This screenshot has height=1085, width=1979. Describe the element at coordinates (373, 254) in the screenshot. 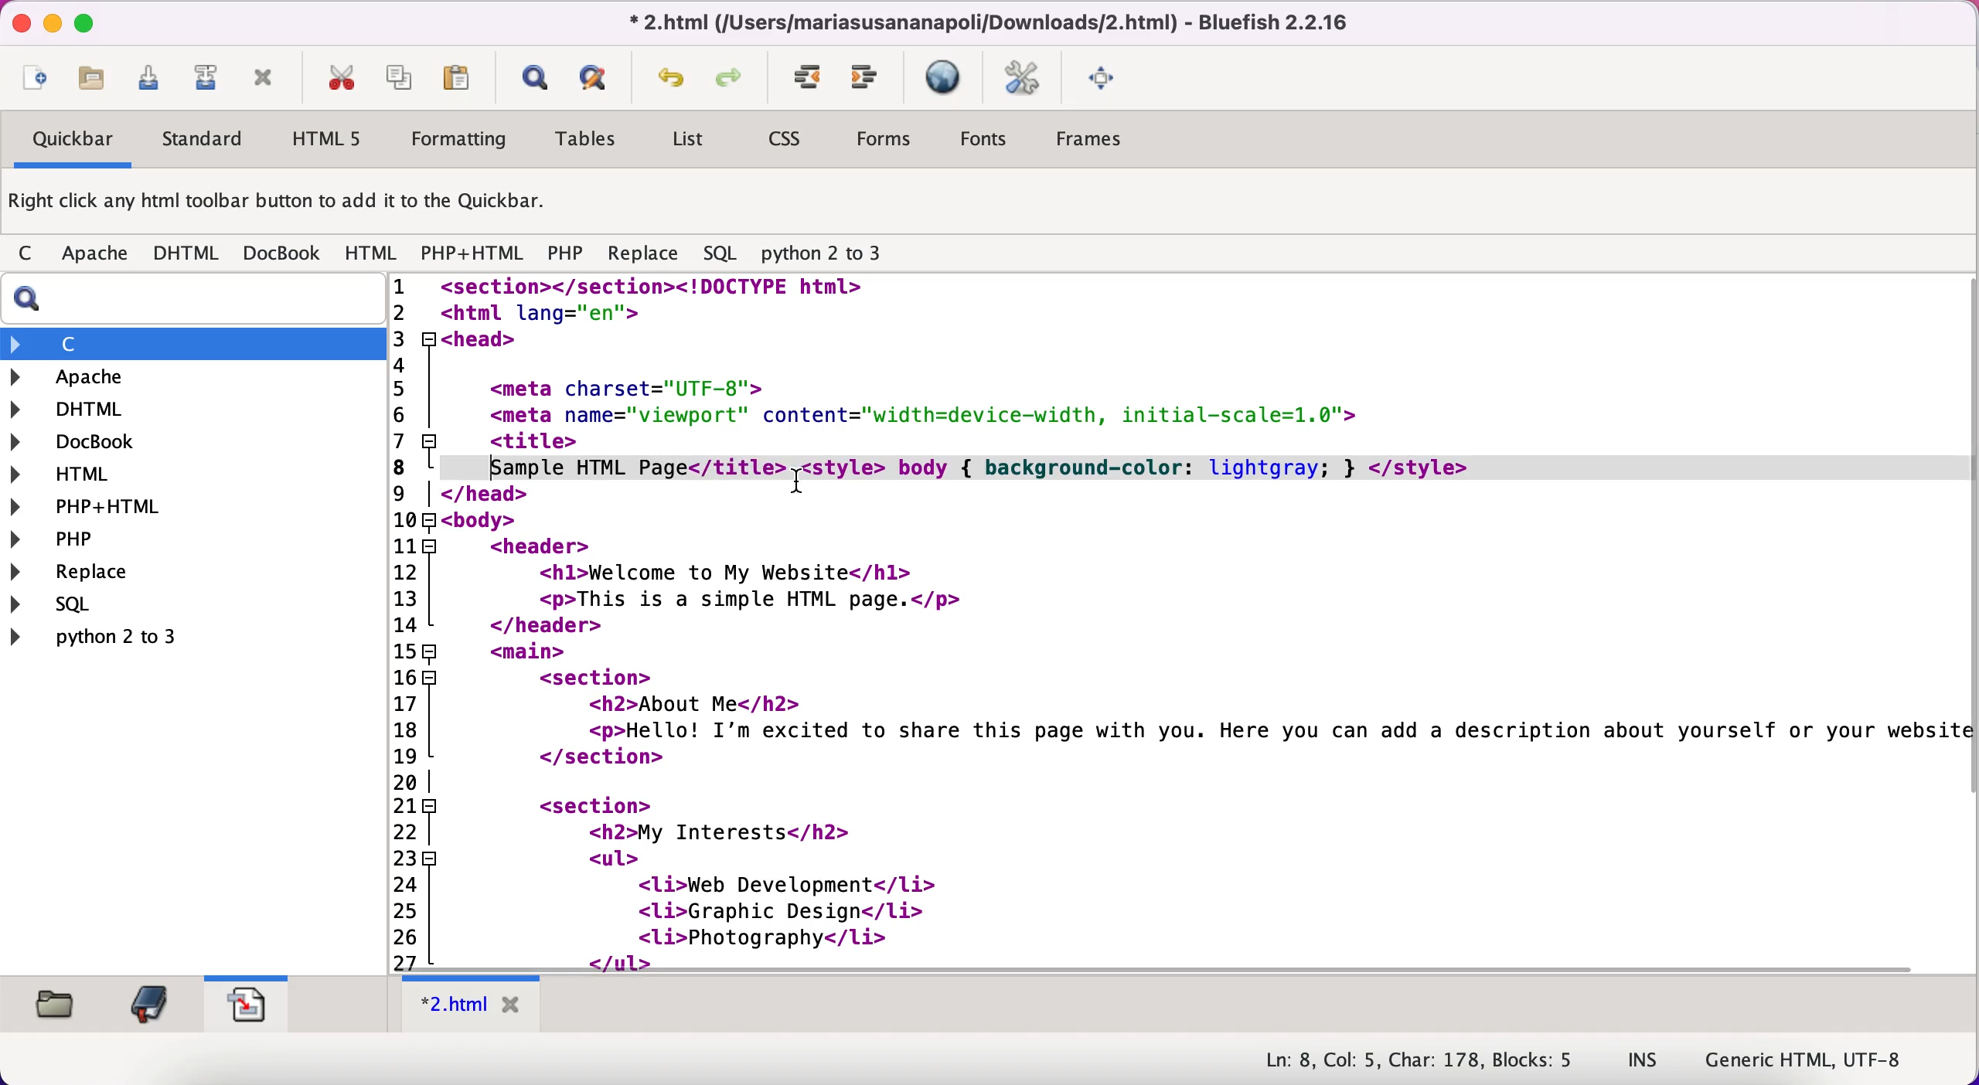

I see `html` at that location.